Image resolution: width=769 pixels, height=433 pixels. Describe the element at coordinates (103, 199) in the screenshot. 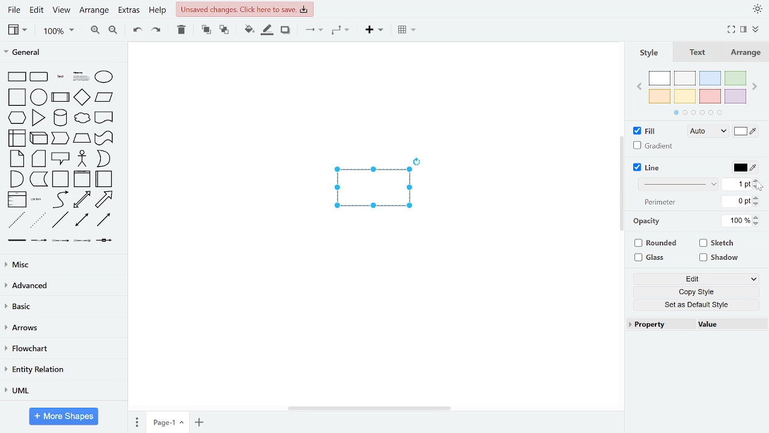

I see `general shapes` at that location.